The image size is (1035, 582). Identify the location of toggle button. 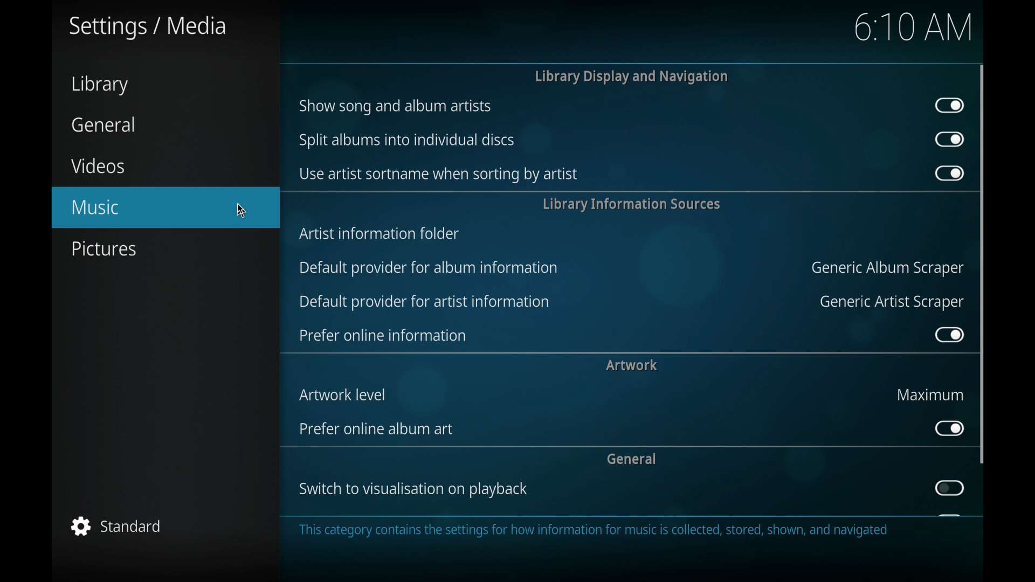
(948, 173).